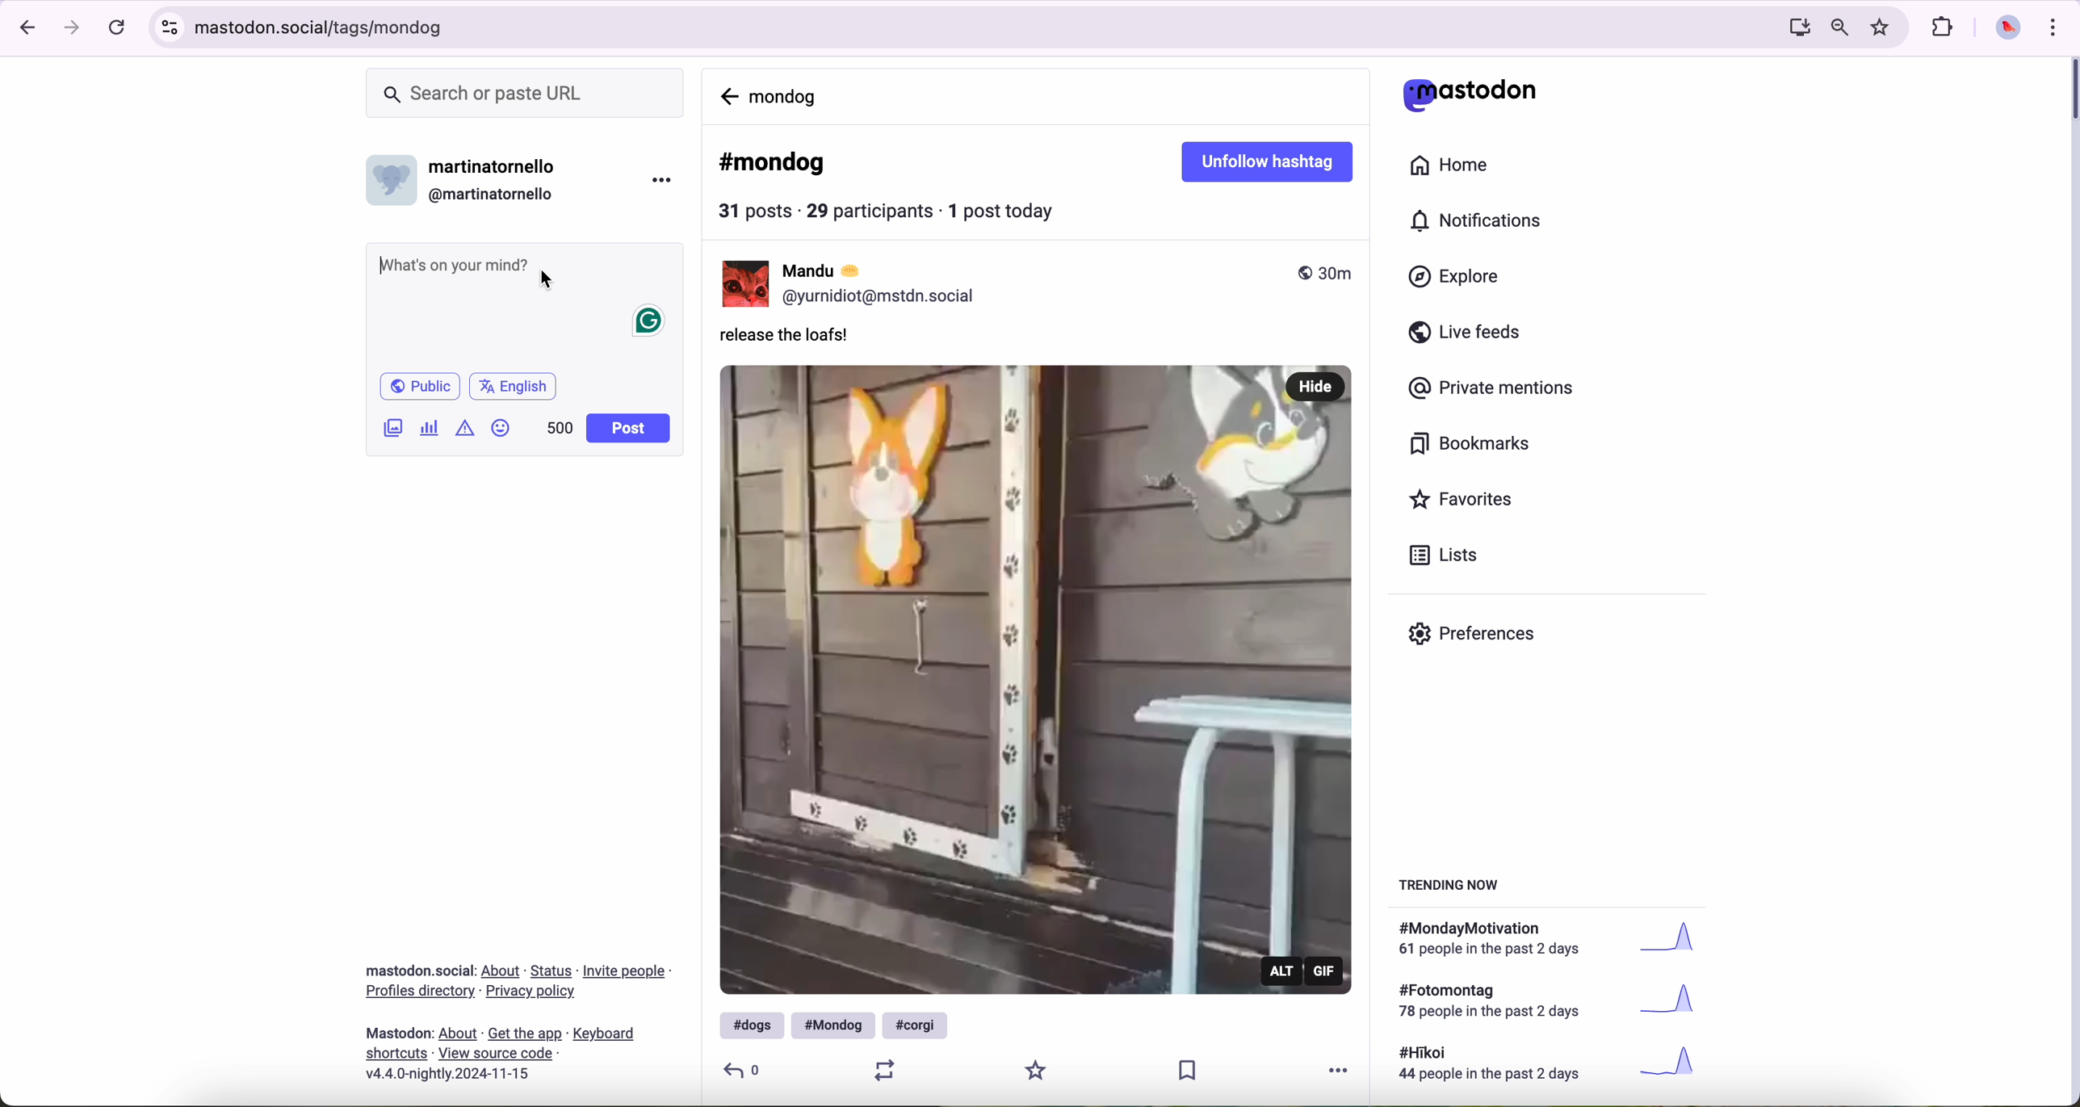  What do you see at coordinates (552, 972) in the screenshot?
I see `link` at bounding box center [552, 972].